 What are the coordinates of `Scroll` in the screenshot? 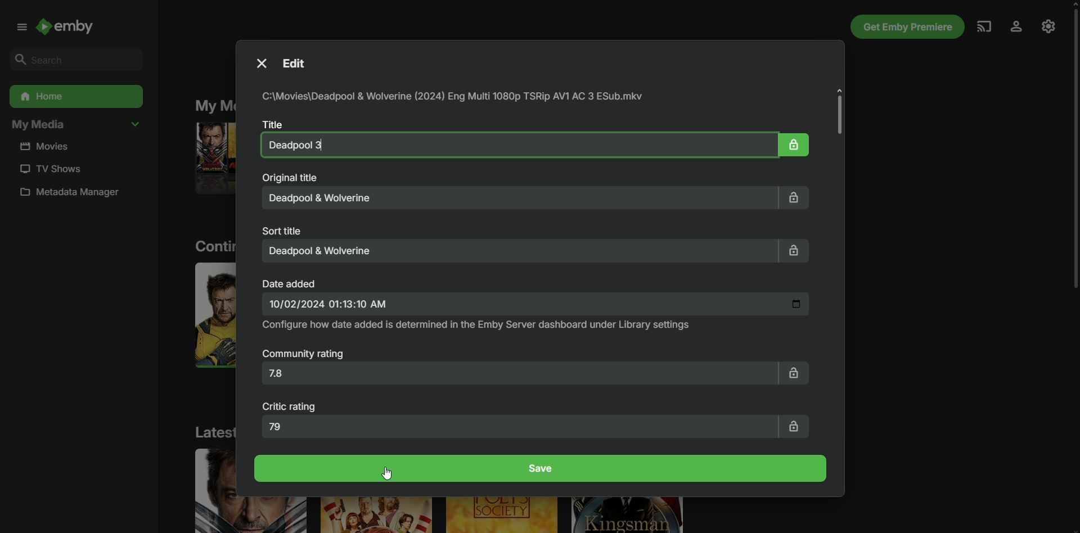 It's located at (1071, 152).